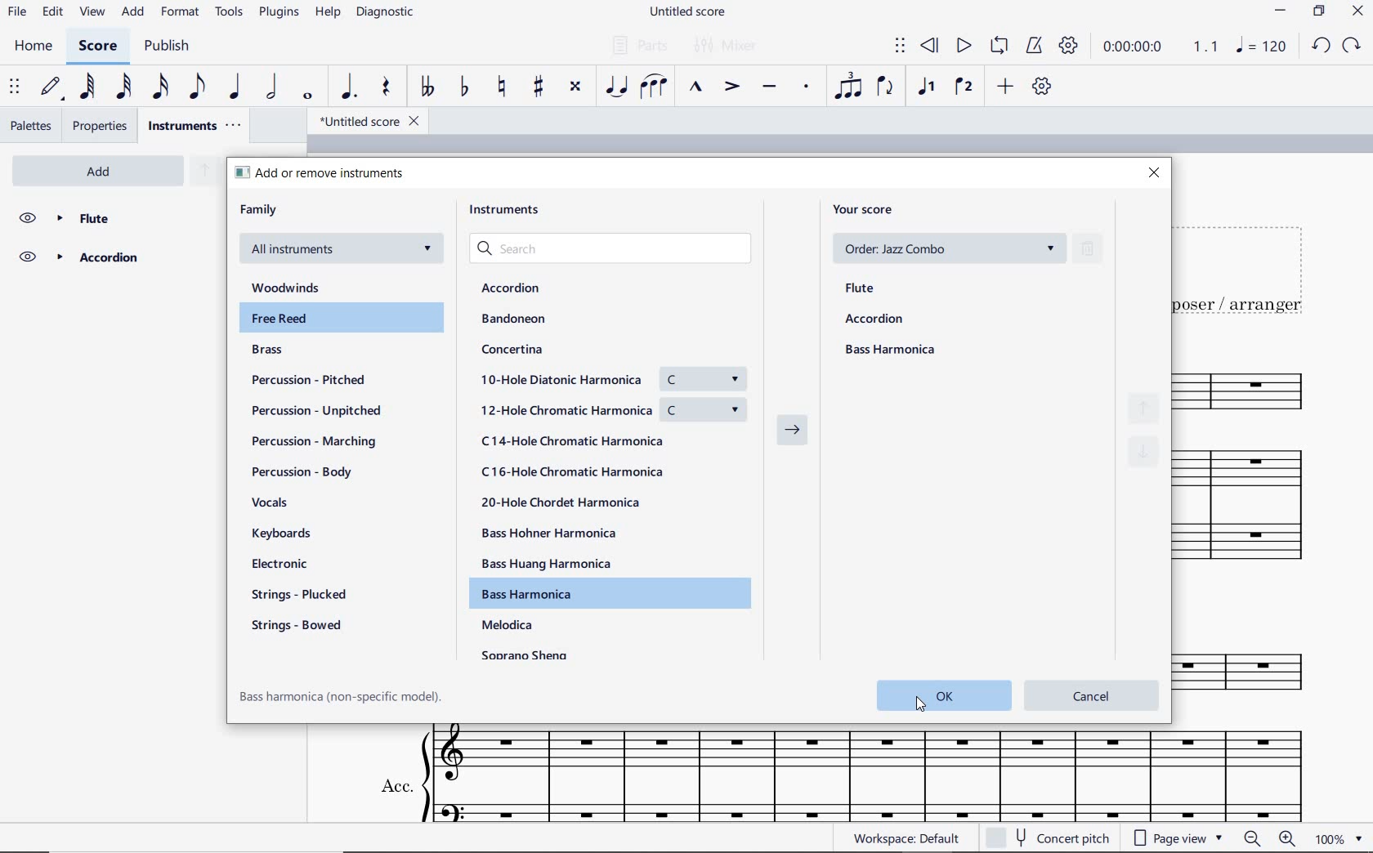  Describe the element at coordinates (291, 533) in the screenshot. I see `keyboards` at that location.